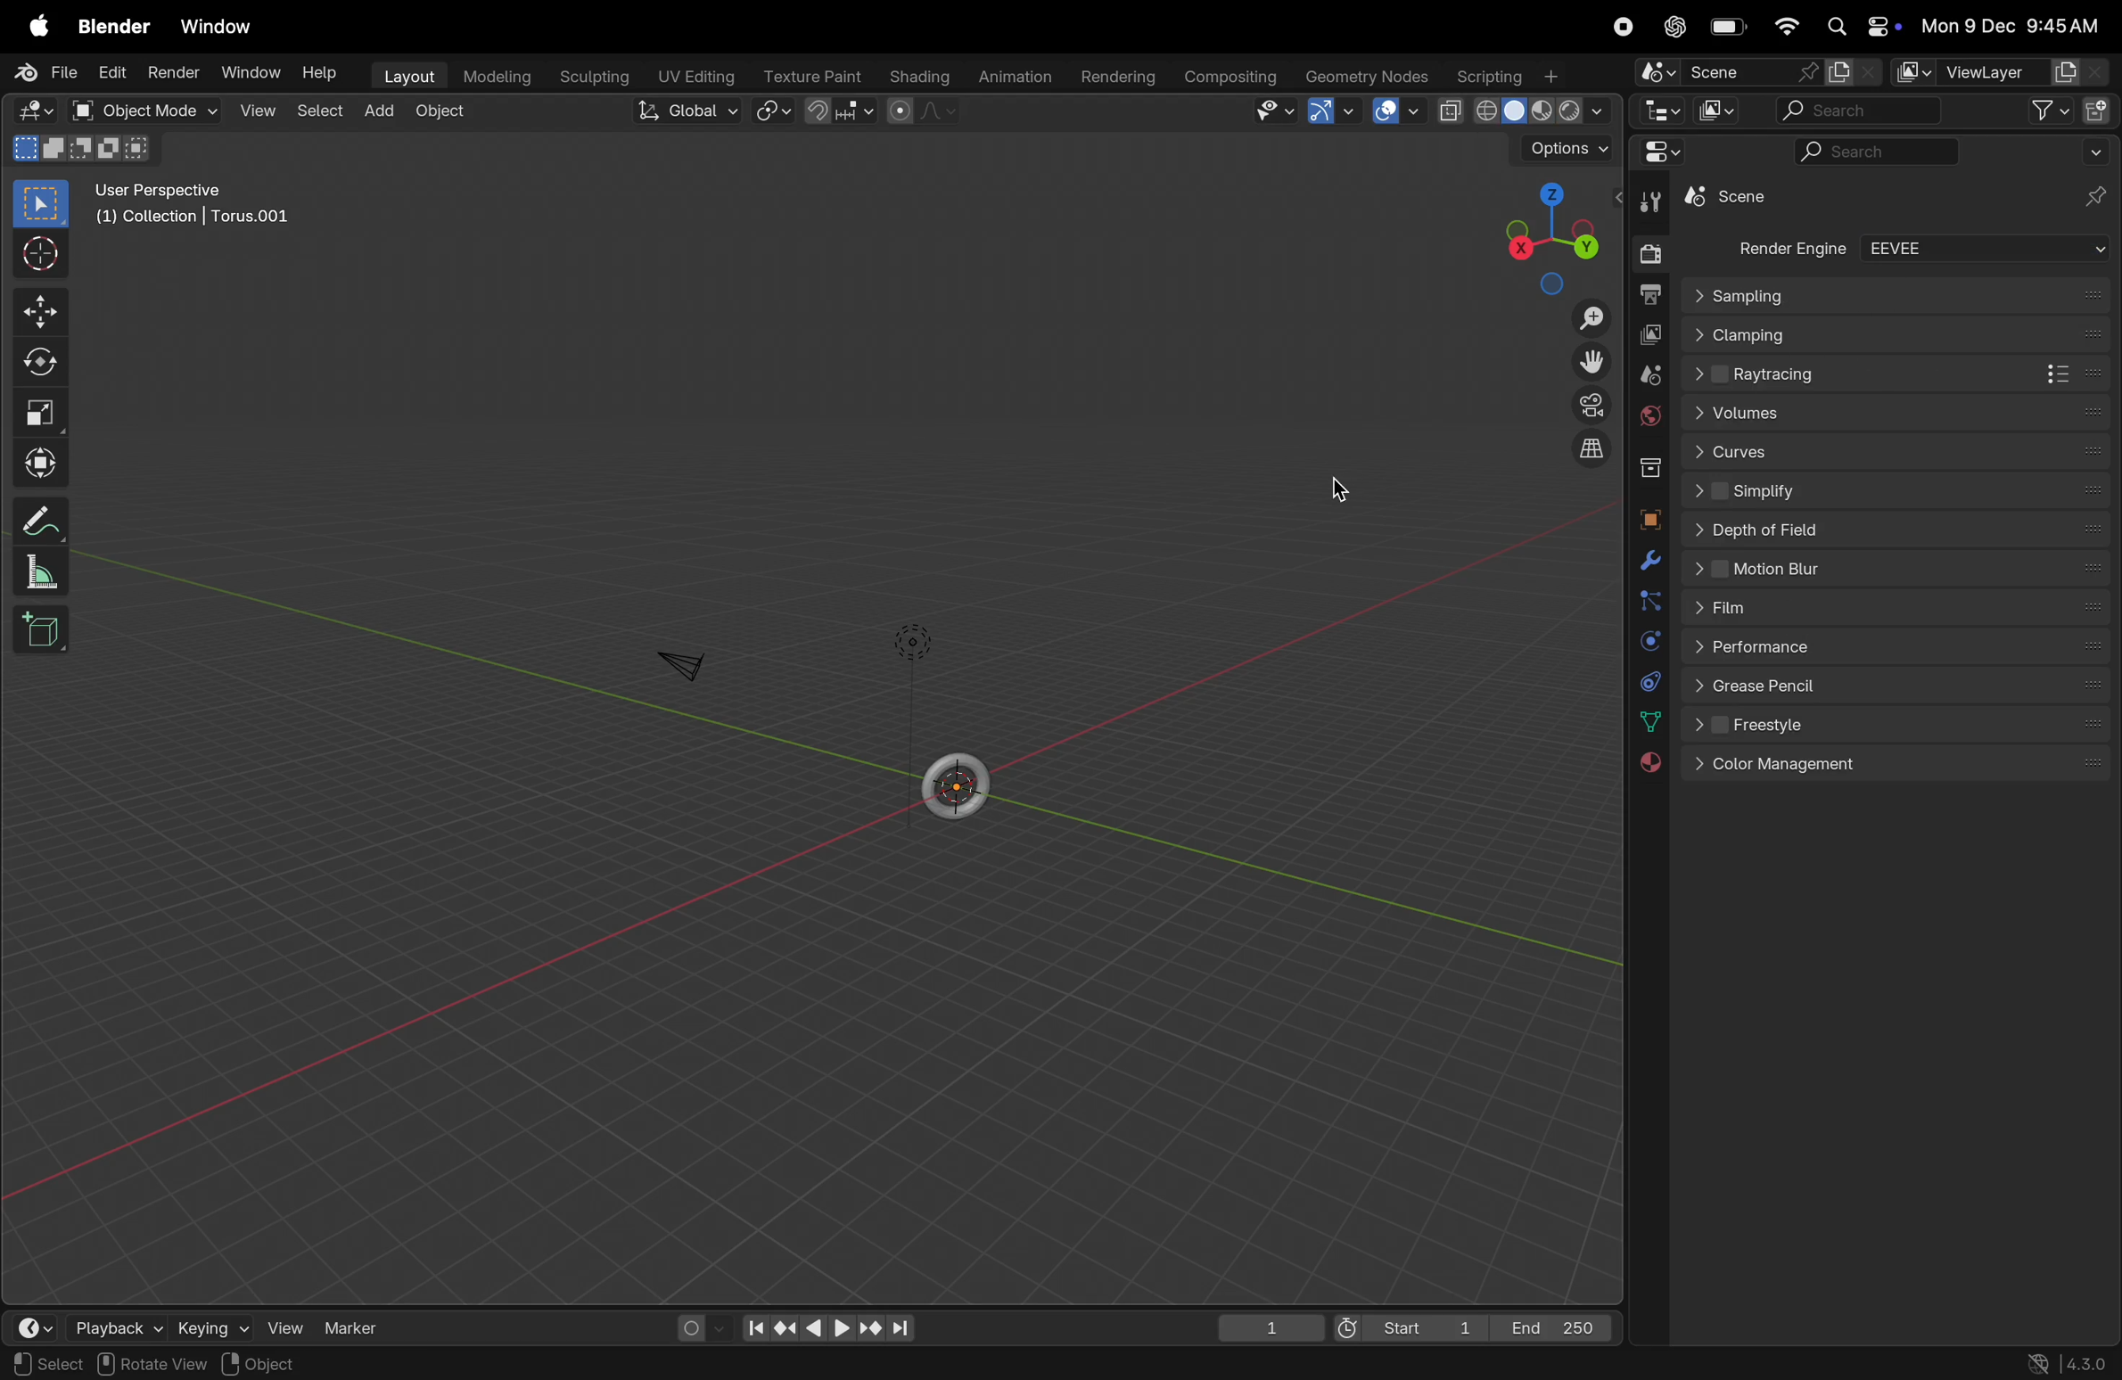 This screenshot has width=2122, height=1380. I want to click on render, so click(176, 72).